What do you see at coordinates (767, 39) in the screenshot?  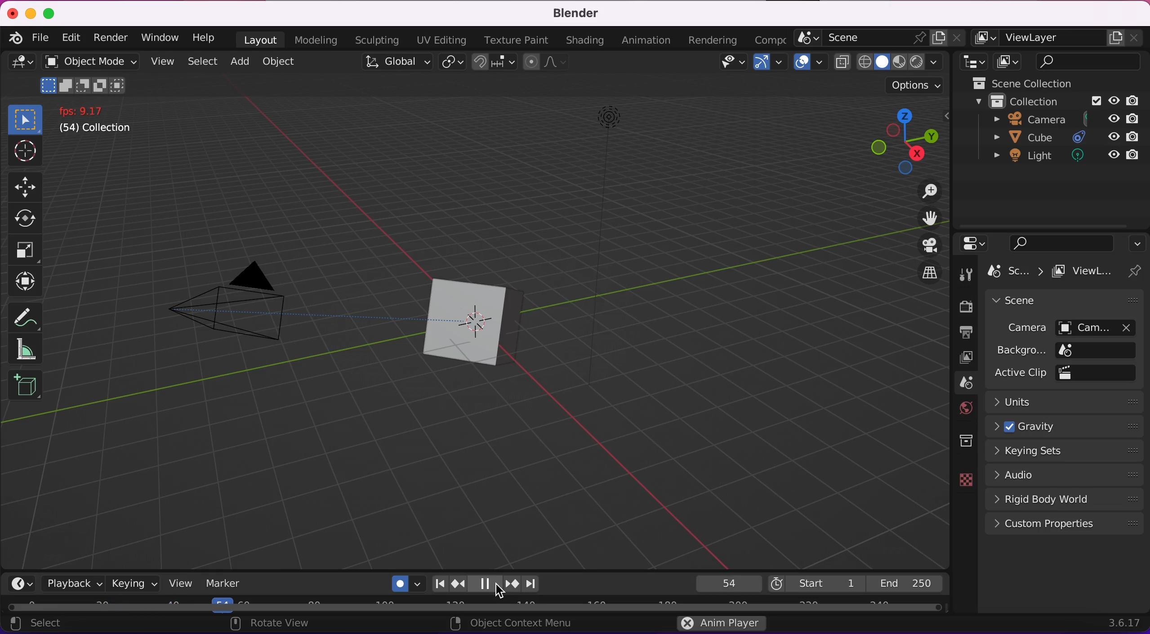 I see `Composition` at bounding box center [767, 39].